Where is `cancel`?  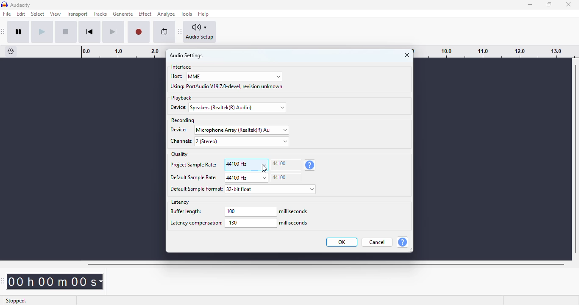 cancel is located at coordinates (377, 242).